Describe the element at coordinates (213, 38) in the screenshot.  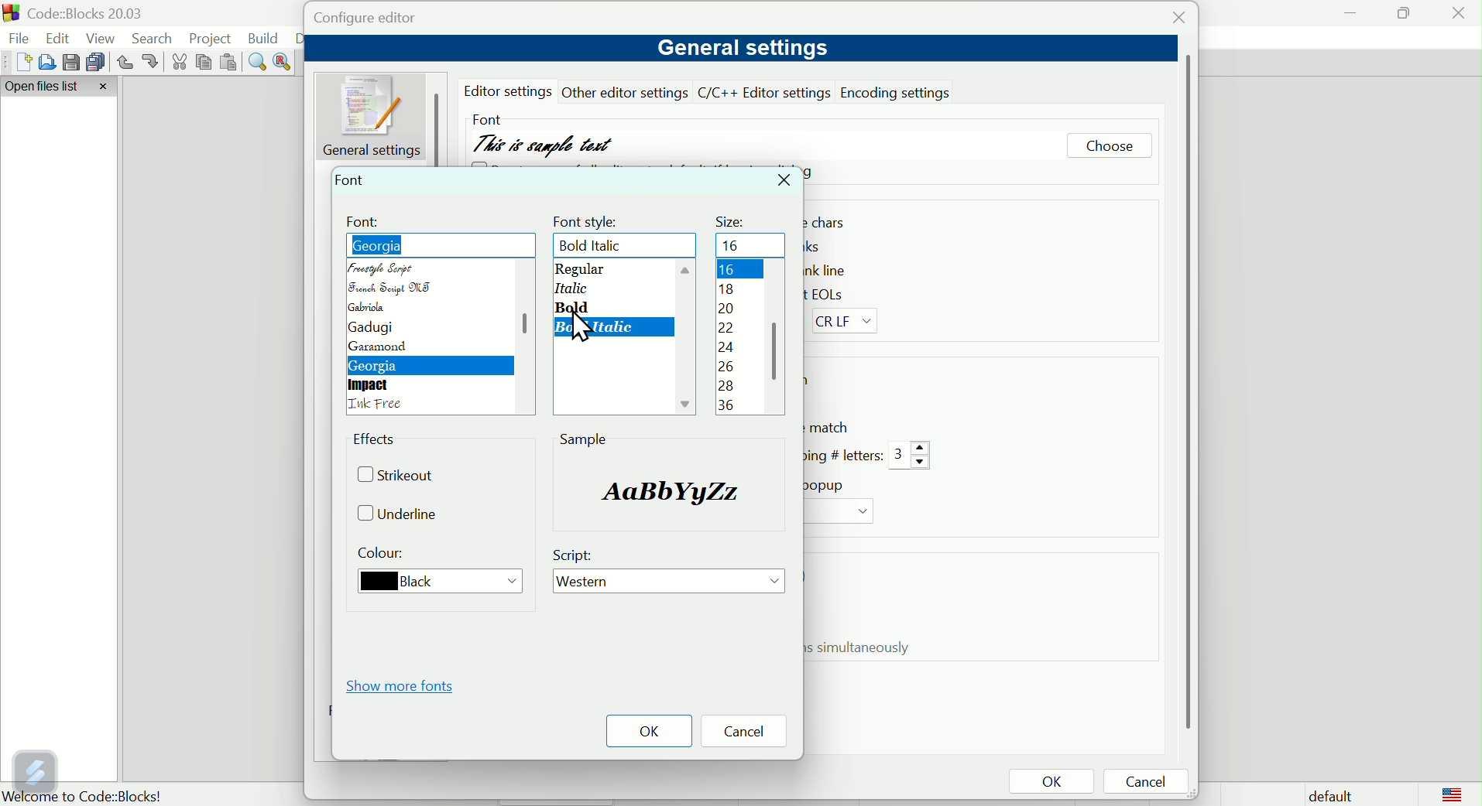
I see `Project` at that location.